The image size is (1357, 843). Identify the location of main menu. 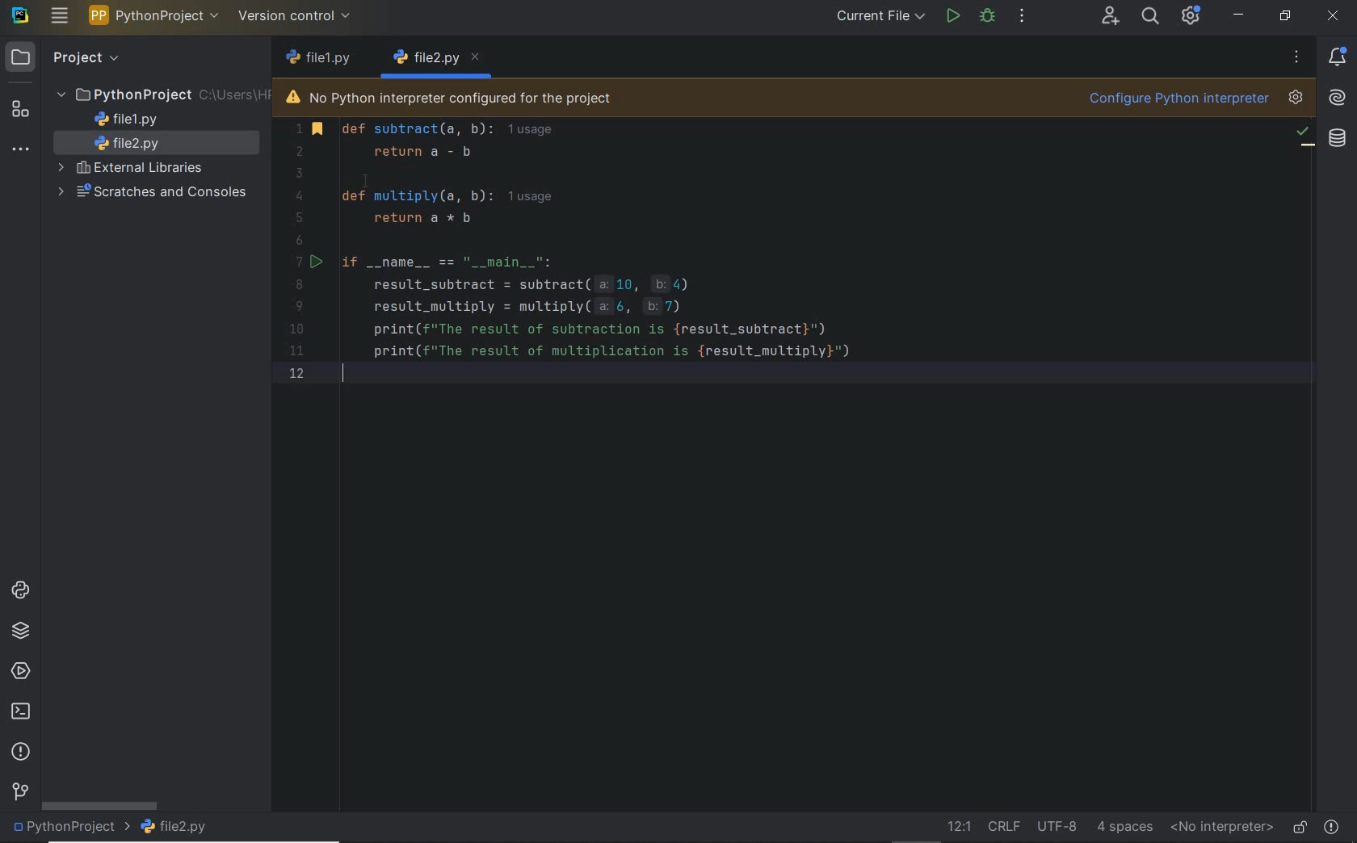
(60, 18).